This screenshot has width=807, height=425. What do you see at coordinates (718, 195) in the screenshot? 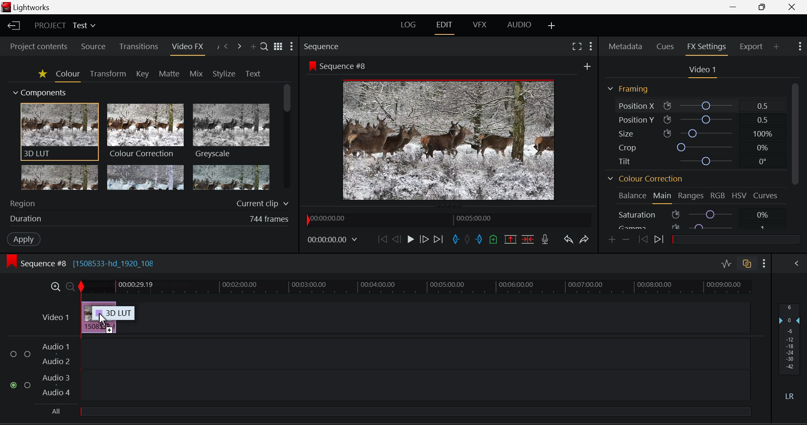
I see `RGB` at bounding box center [718, 195].